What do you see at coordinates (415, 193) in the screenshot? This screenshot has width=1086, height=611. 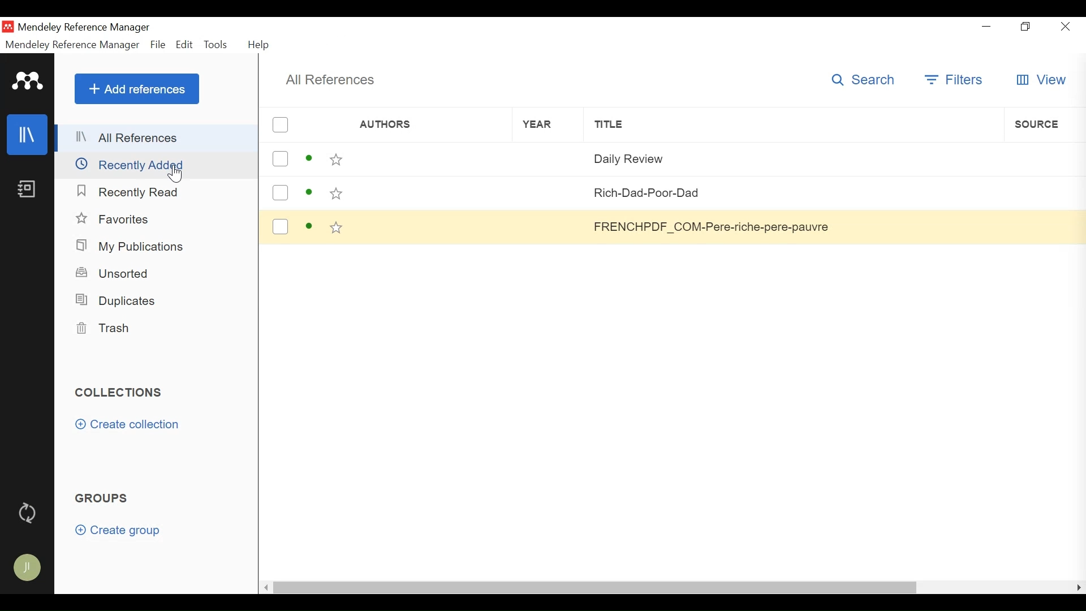 I see `Author` at bounding box center [415, 193].